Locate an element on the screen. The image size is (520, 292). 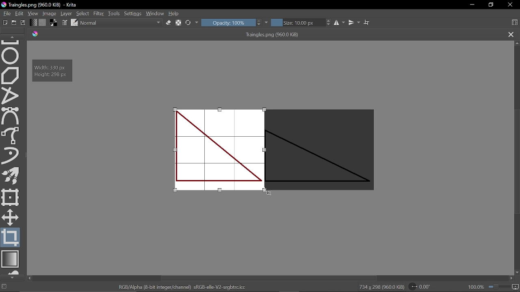
File is located at coordinates (6, 13).